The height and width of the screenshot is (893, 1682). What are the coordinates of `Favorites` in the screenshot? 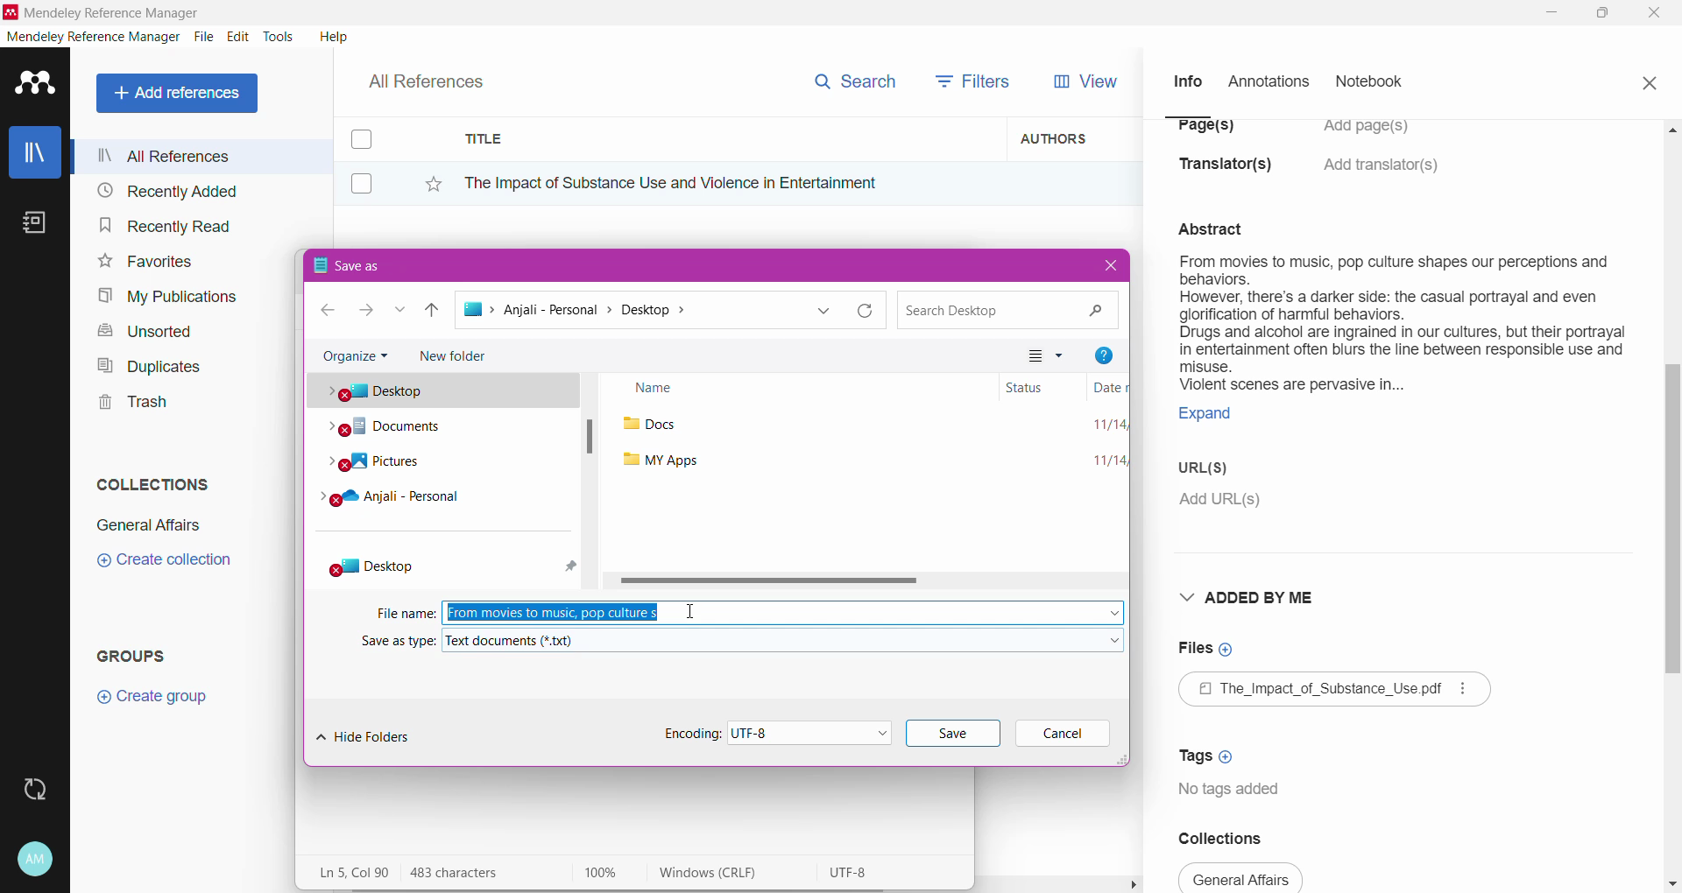 It's located at (144, 262).